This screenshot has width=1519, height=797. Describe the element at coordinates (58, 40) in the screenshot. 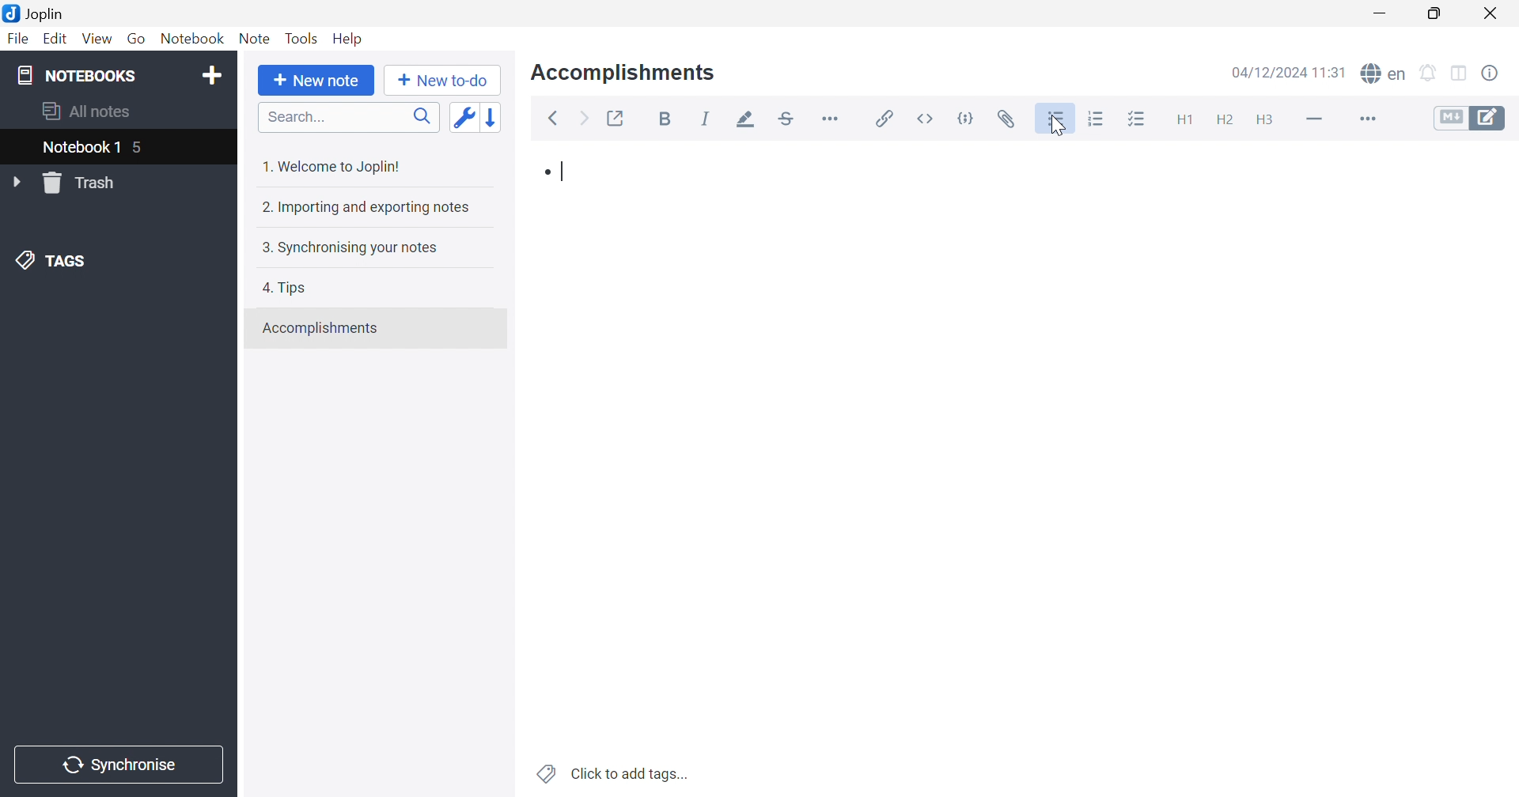

I see `Edit` at that location.